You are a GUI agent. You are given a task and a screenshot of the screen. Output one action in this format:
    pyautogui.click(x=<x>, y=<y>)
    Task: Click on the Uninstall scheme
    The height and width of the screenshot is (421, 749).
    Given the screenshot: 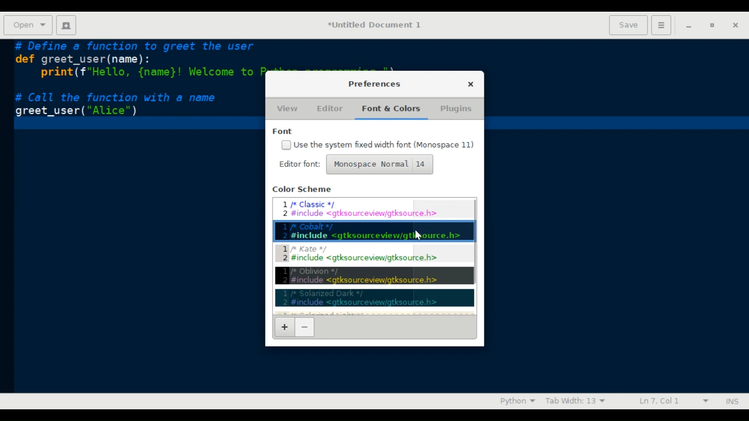 What is the action you would take?
    pyautogui.click(x=304, y=328)
    